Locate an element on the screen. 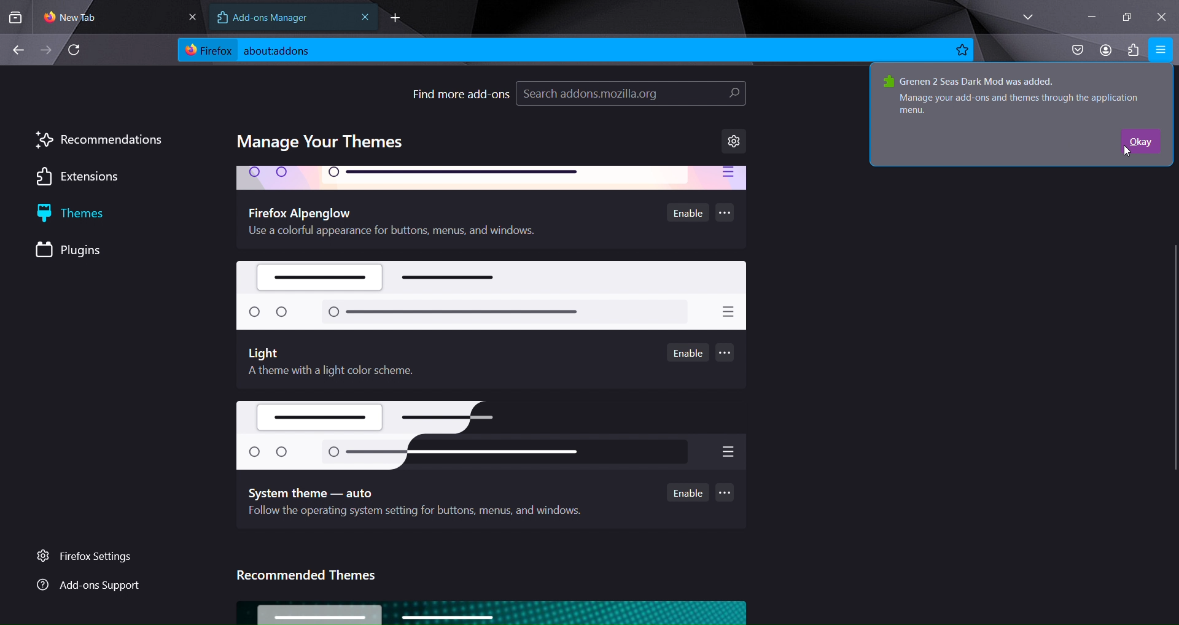  system theme - auto follow the operating system for buttons, menus and windows is located at coordinates (421, 503).